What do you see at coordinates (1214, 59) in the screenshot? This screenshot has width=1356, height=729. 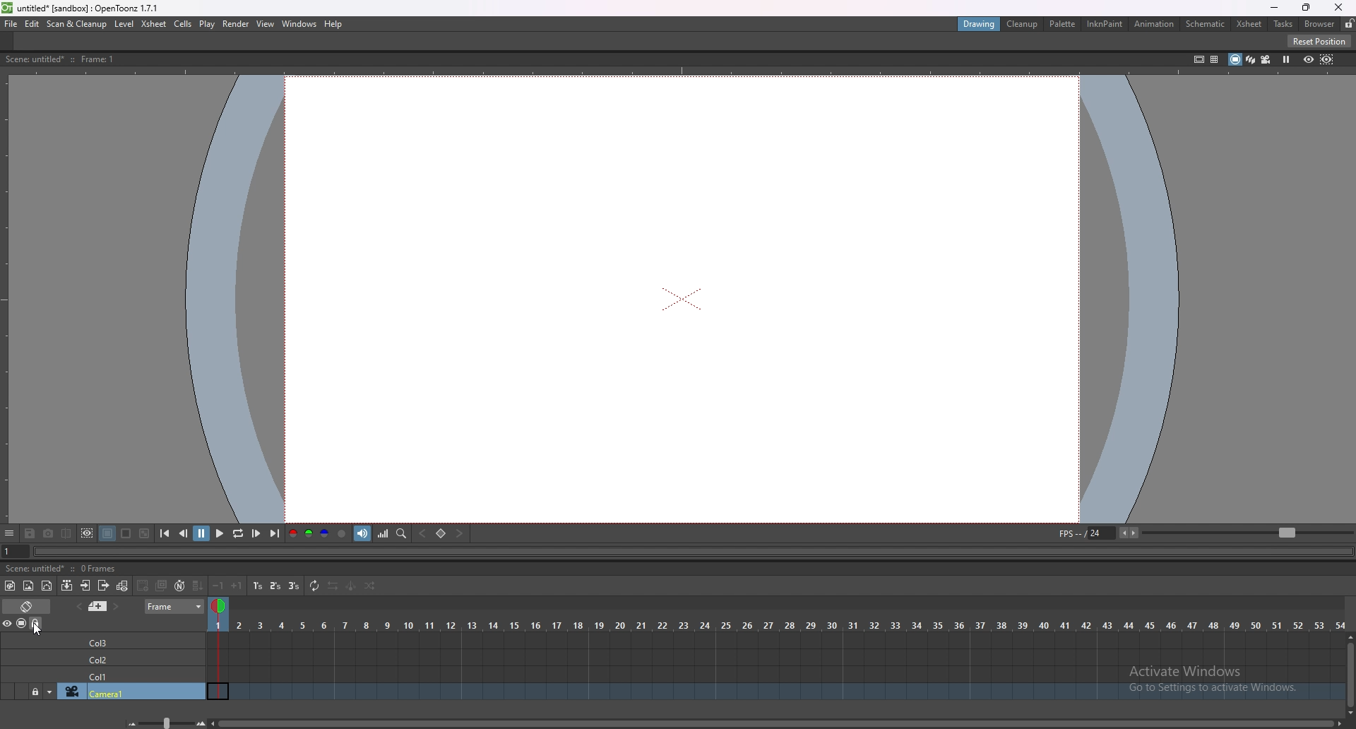 I see `field guide` at bounding box center [1214, 59].